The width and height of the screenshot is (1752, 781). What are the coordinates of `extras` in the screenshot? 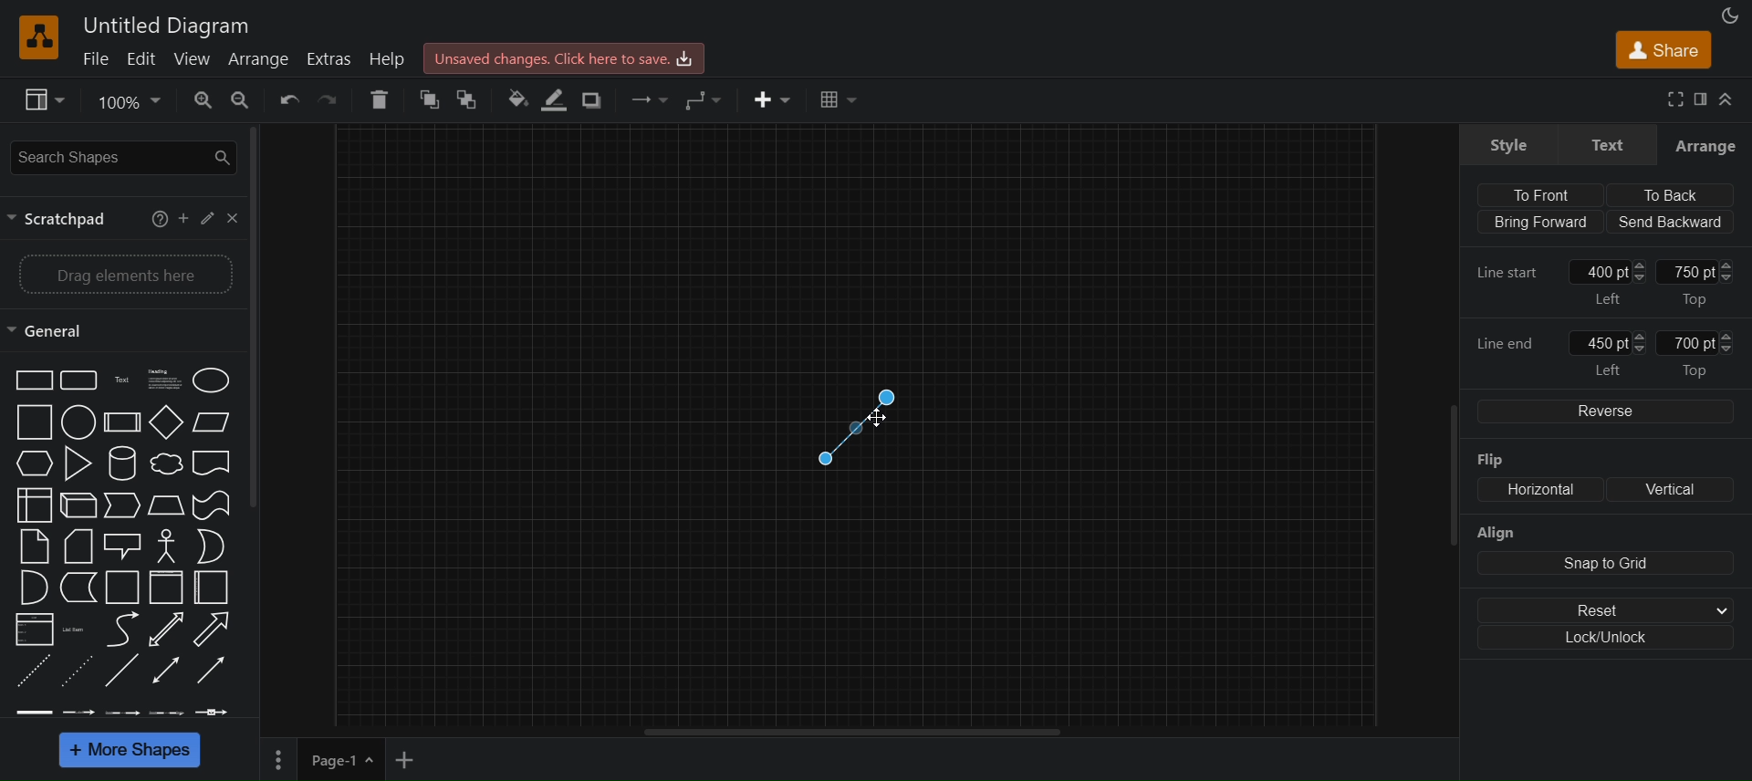 It's located at (329, 59).